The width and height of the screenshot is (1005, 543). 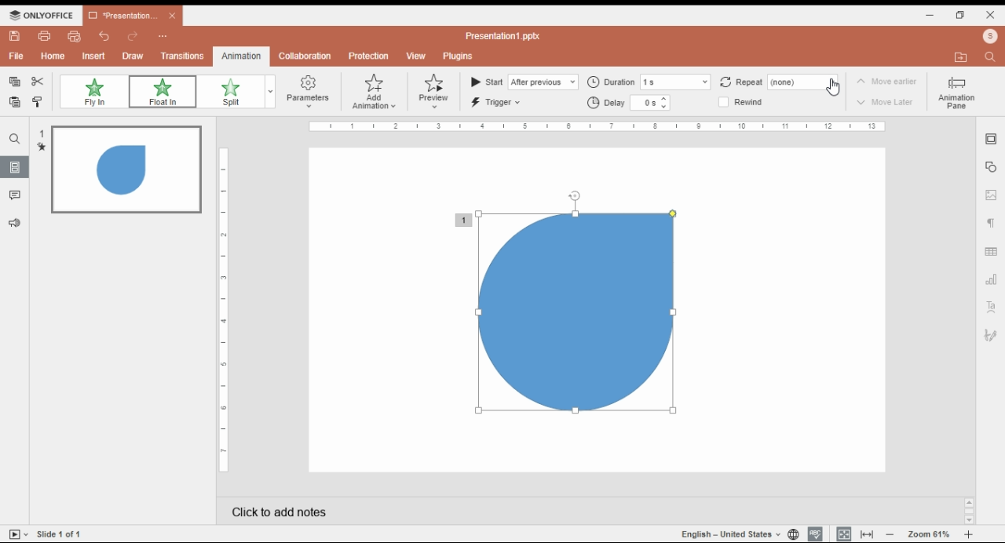 I want to click on start, so click(x=524, y=82).